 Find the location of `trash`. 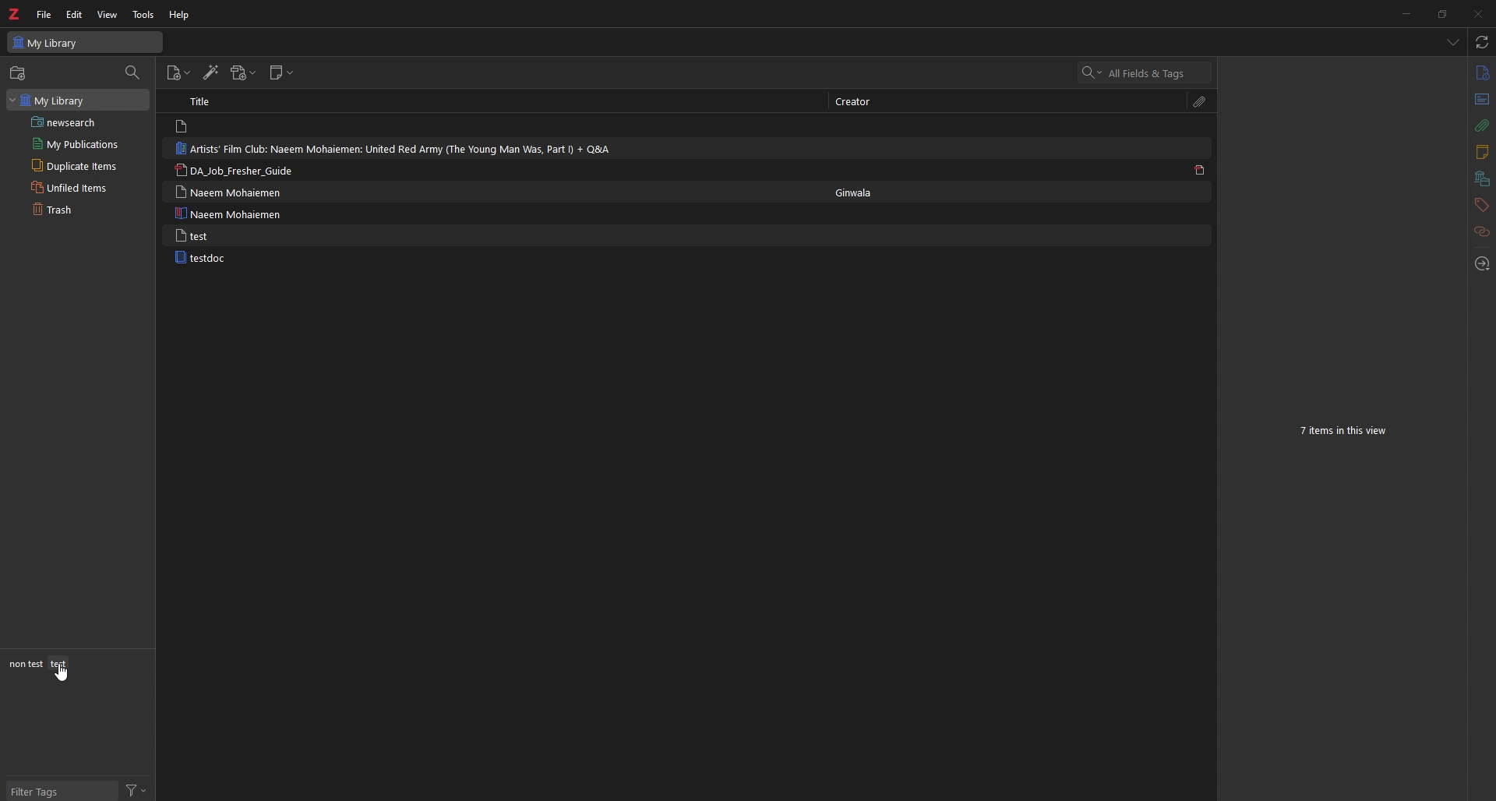

trash is located at coordinates (81, 211).